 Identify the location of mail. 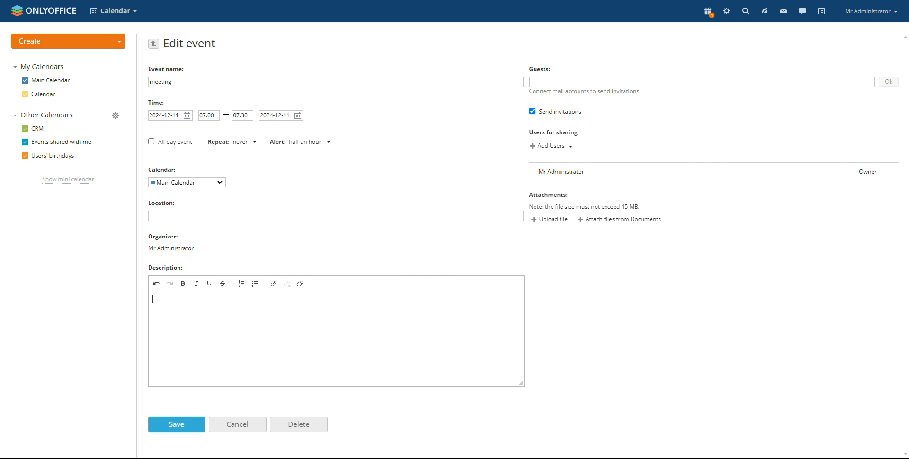
(784, 10).